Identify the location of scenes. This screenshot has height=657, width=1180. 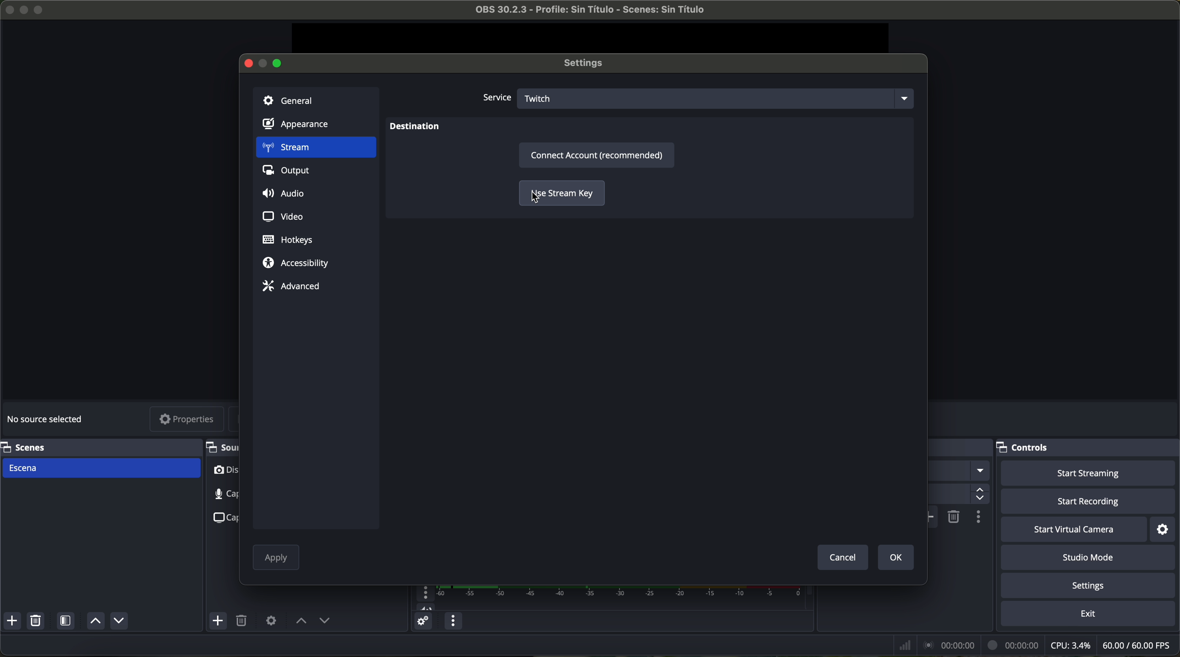
(98, 447).